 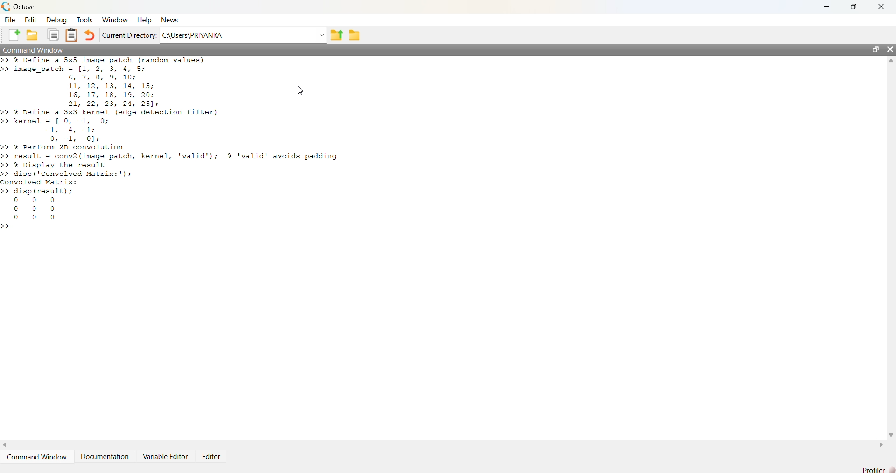 I want to click on Left, so click(x=8, y=444).